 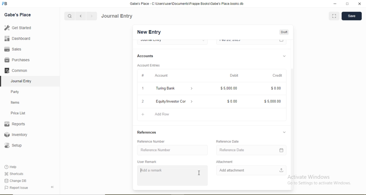 I want to click on Party, so click(x=15, y=92).